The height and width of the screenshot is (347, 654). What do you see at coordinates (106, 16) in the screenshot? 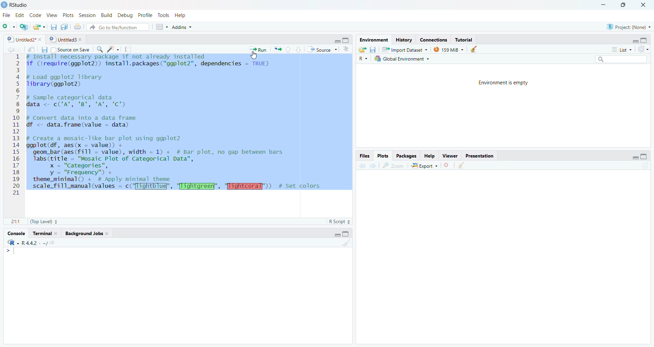
I see `Build` at bounding box center [106, 16].